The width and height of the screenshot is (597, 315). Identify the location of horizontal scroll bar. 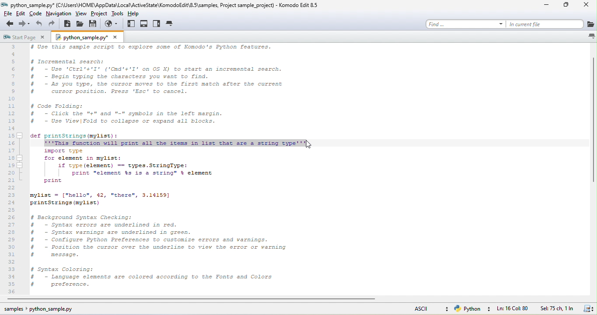
(189, 299).